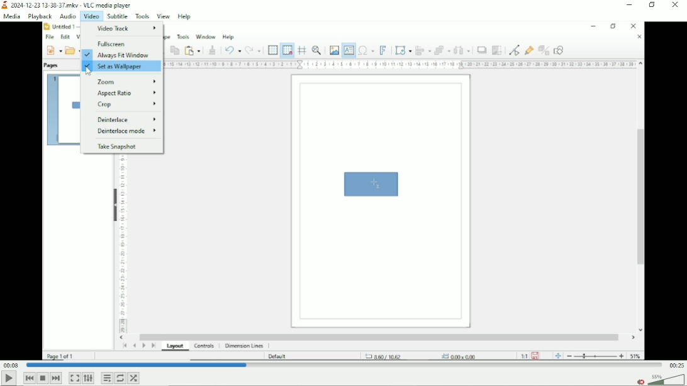  I want to click on Play duration, so click(343, 365).